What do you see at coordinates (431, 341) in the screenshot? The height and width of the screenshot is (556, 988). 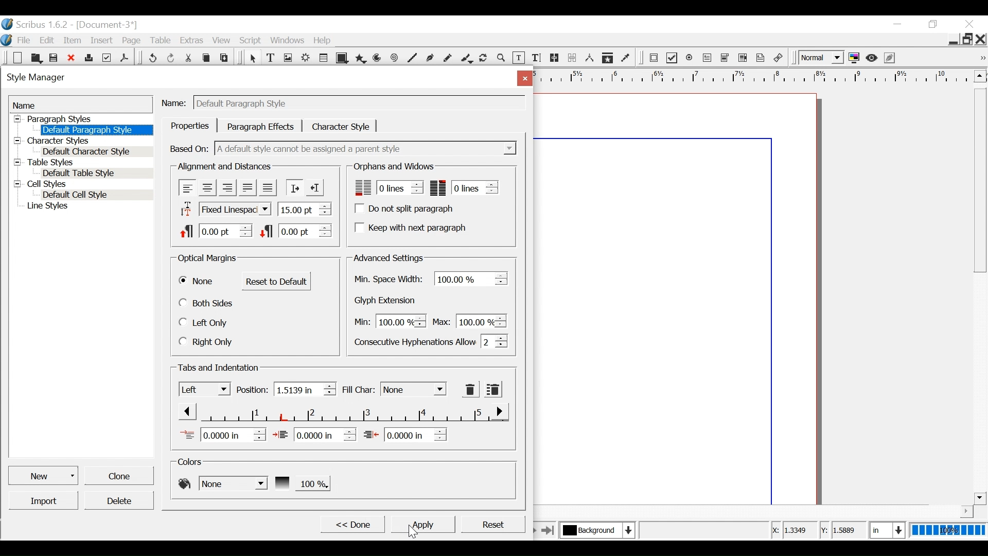 I see `Consecutive Hyphenations allow` at bounding box center [431, 341].